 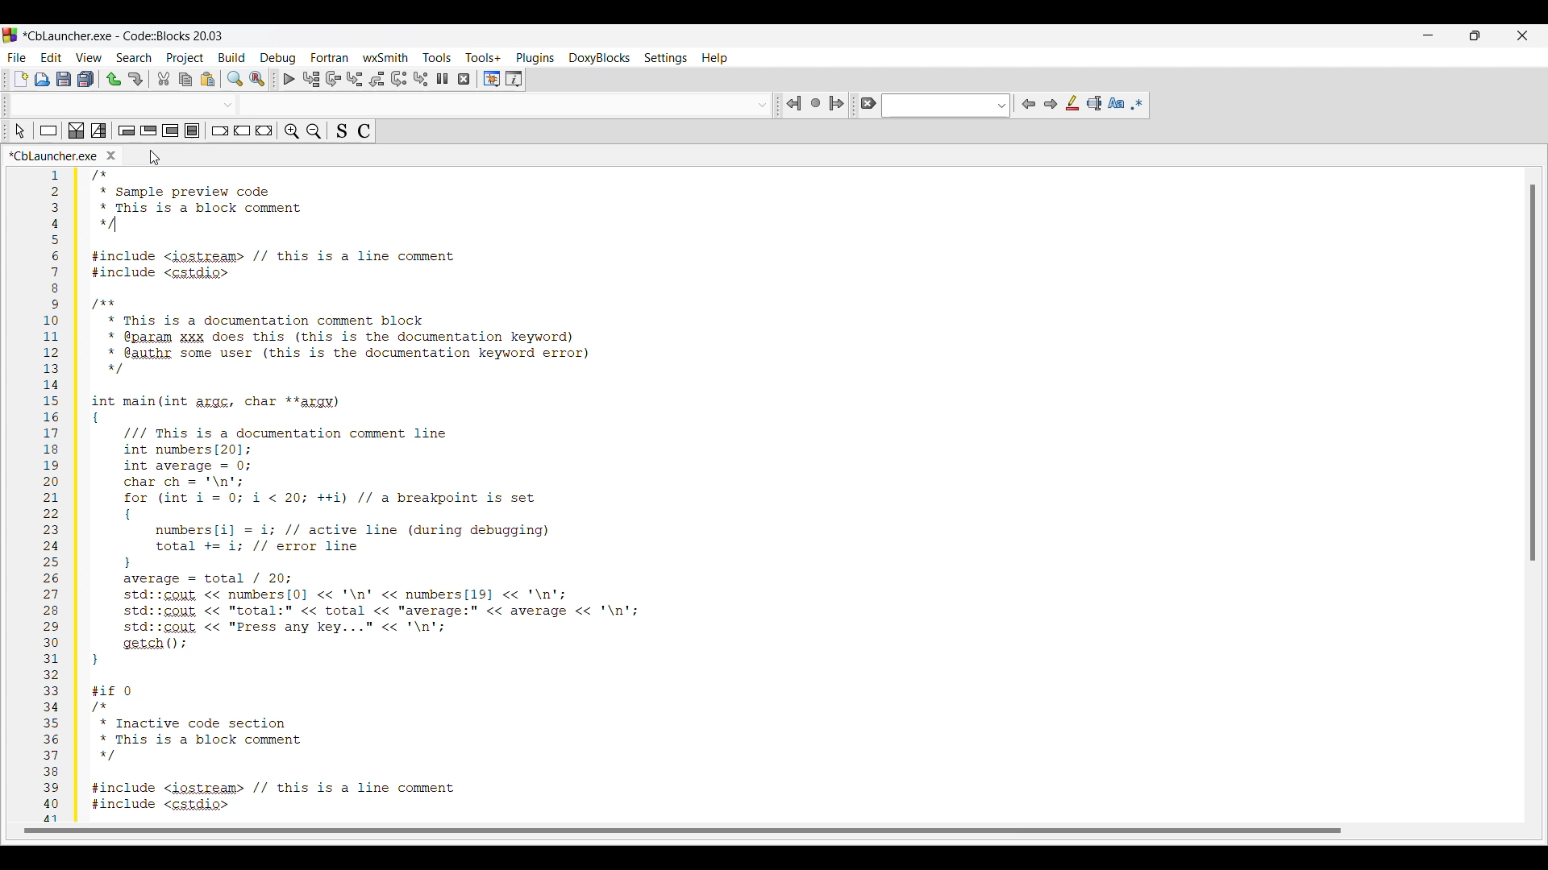 I want to click on Selection, so click(x=98, y=130).